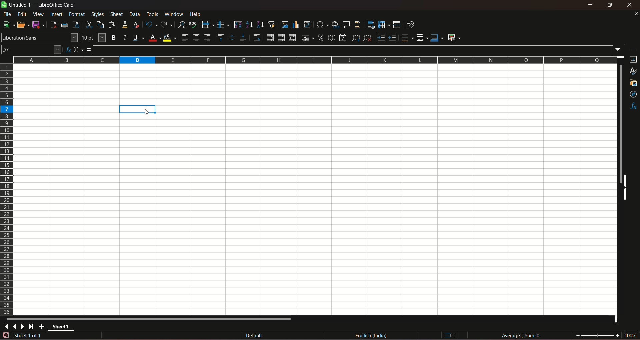 Image resolution: width=640 pixels, height=340 pixels. Describe the element at coordinates (100, 25) in the screenshot. I see `copy` at that location.